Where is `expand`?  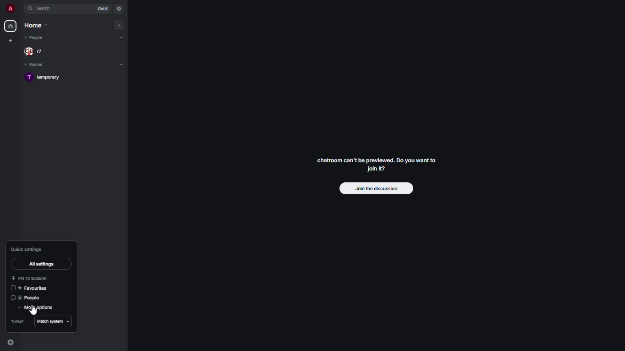
expand is located at coordinates (22, 8).